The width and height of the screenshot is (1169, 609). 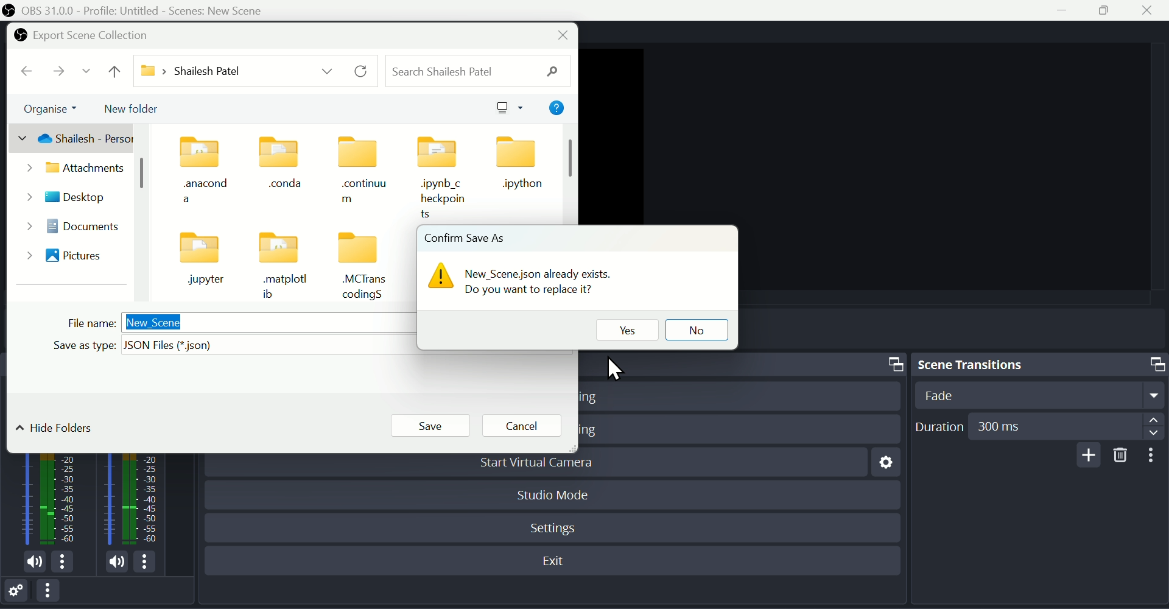 I want to click on save, so click(x=427, y=426).